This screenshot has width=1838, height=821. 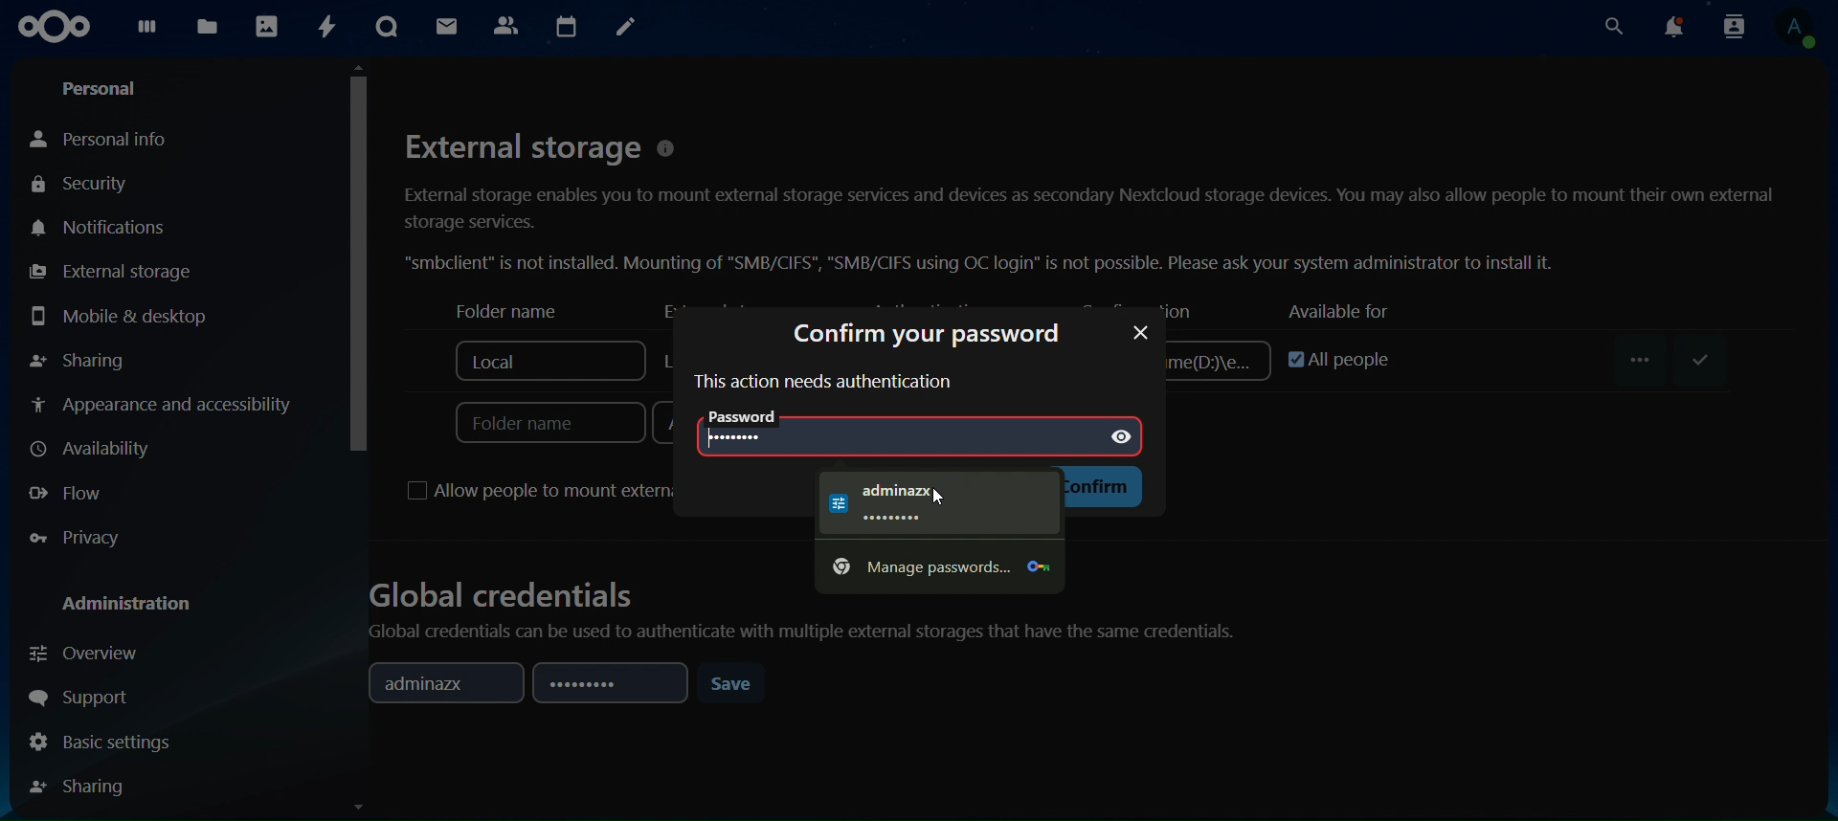 I want to click on files, so click(x=207, y=29).